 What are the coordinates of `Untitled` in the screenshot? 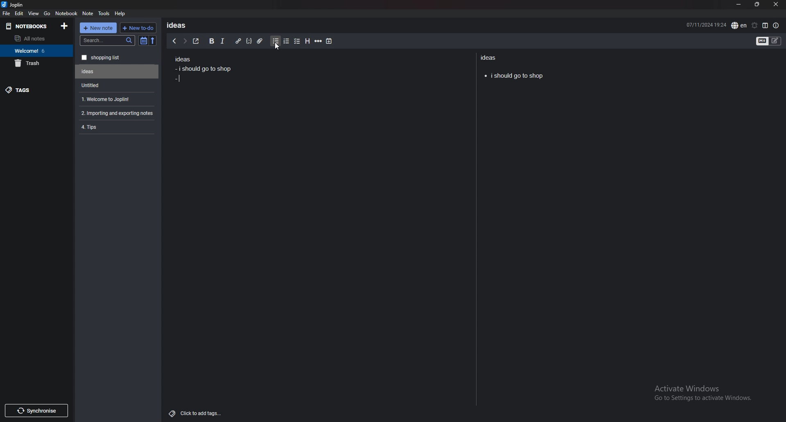 It's located at (115, 85).